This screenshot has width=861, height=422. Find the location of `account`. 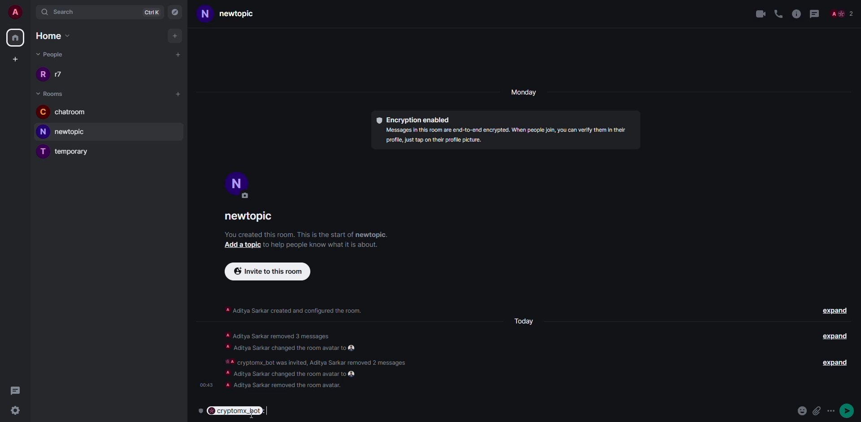

account is located at coordinates (16, 11).